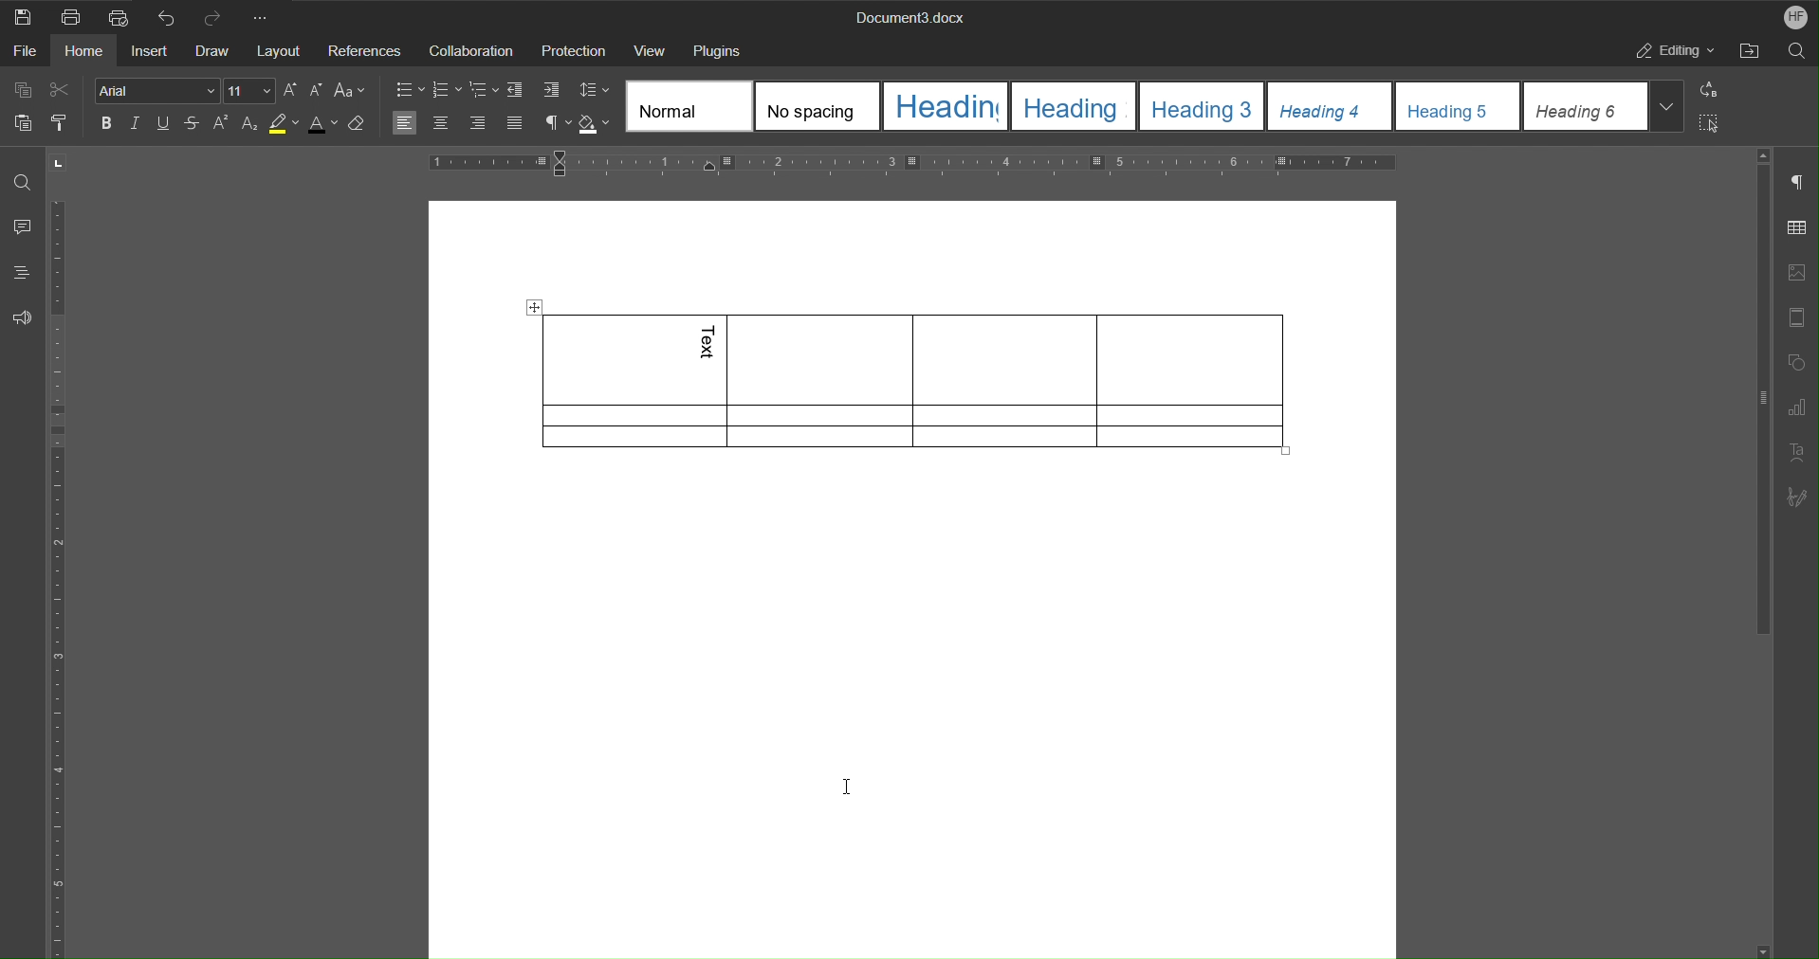 The image size is (1819, 959). What do you see at coordinates (24, 91) in the screenshot?
I see `Copy` at bounding box center [24, 91].